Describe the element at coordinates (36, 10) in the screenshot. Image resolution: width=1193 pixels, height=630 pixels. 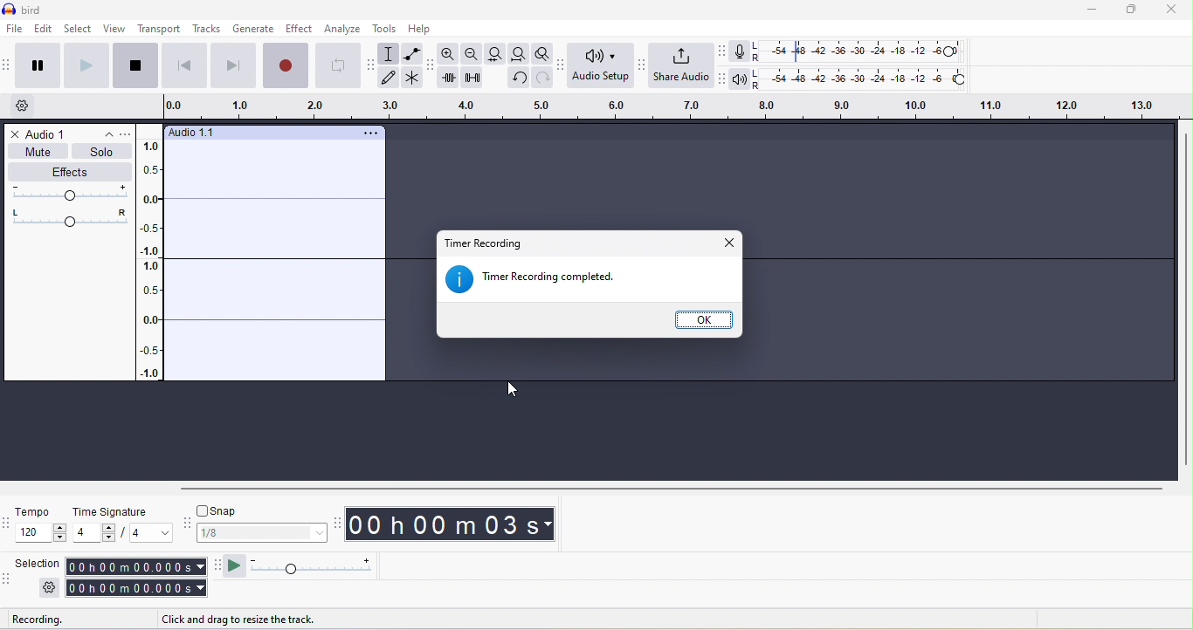
I see `title` at that location.